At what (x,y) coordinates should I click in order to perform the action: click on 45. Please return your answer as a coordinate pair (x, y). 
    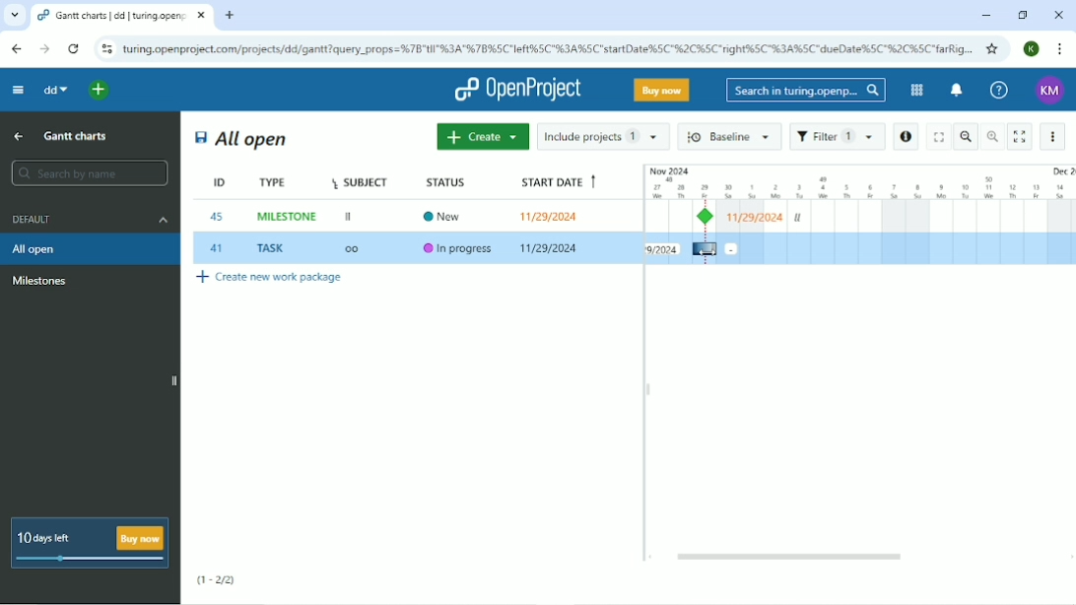
    Looking at the image, I should click on (218, 217).